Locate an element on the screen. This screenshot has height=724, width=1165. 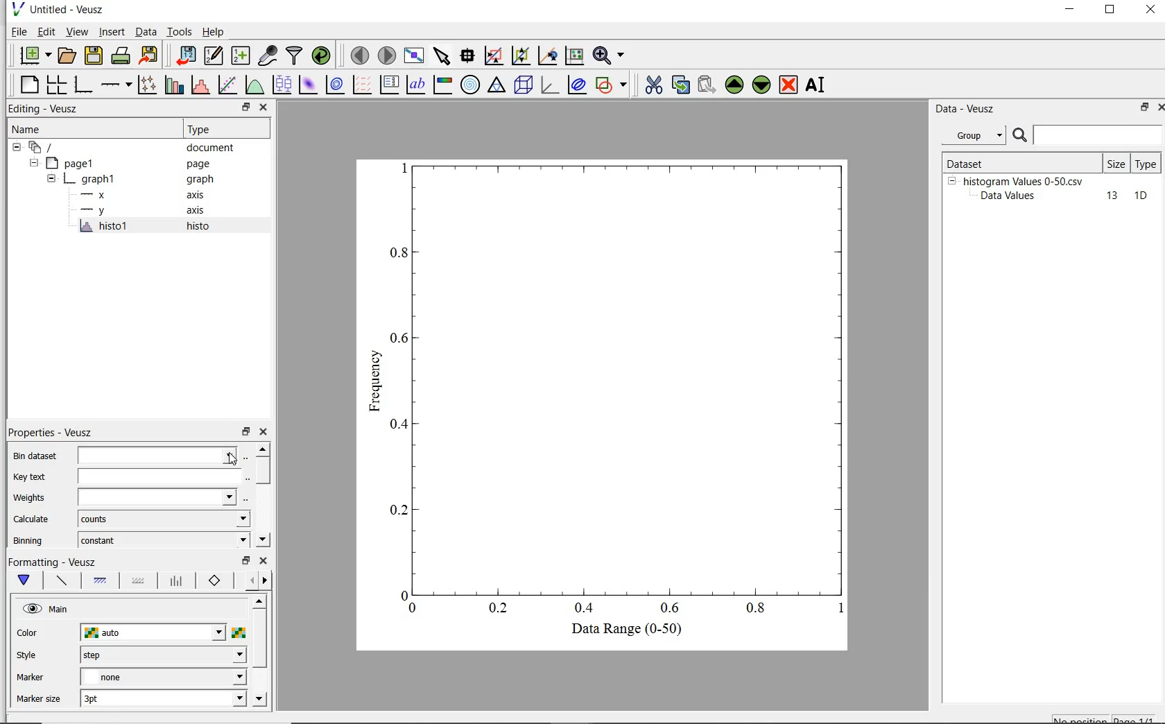
Type is located at coordinates (223, 130).